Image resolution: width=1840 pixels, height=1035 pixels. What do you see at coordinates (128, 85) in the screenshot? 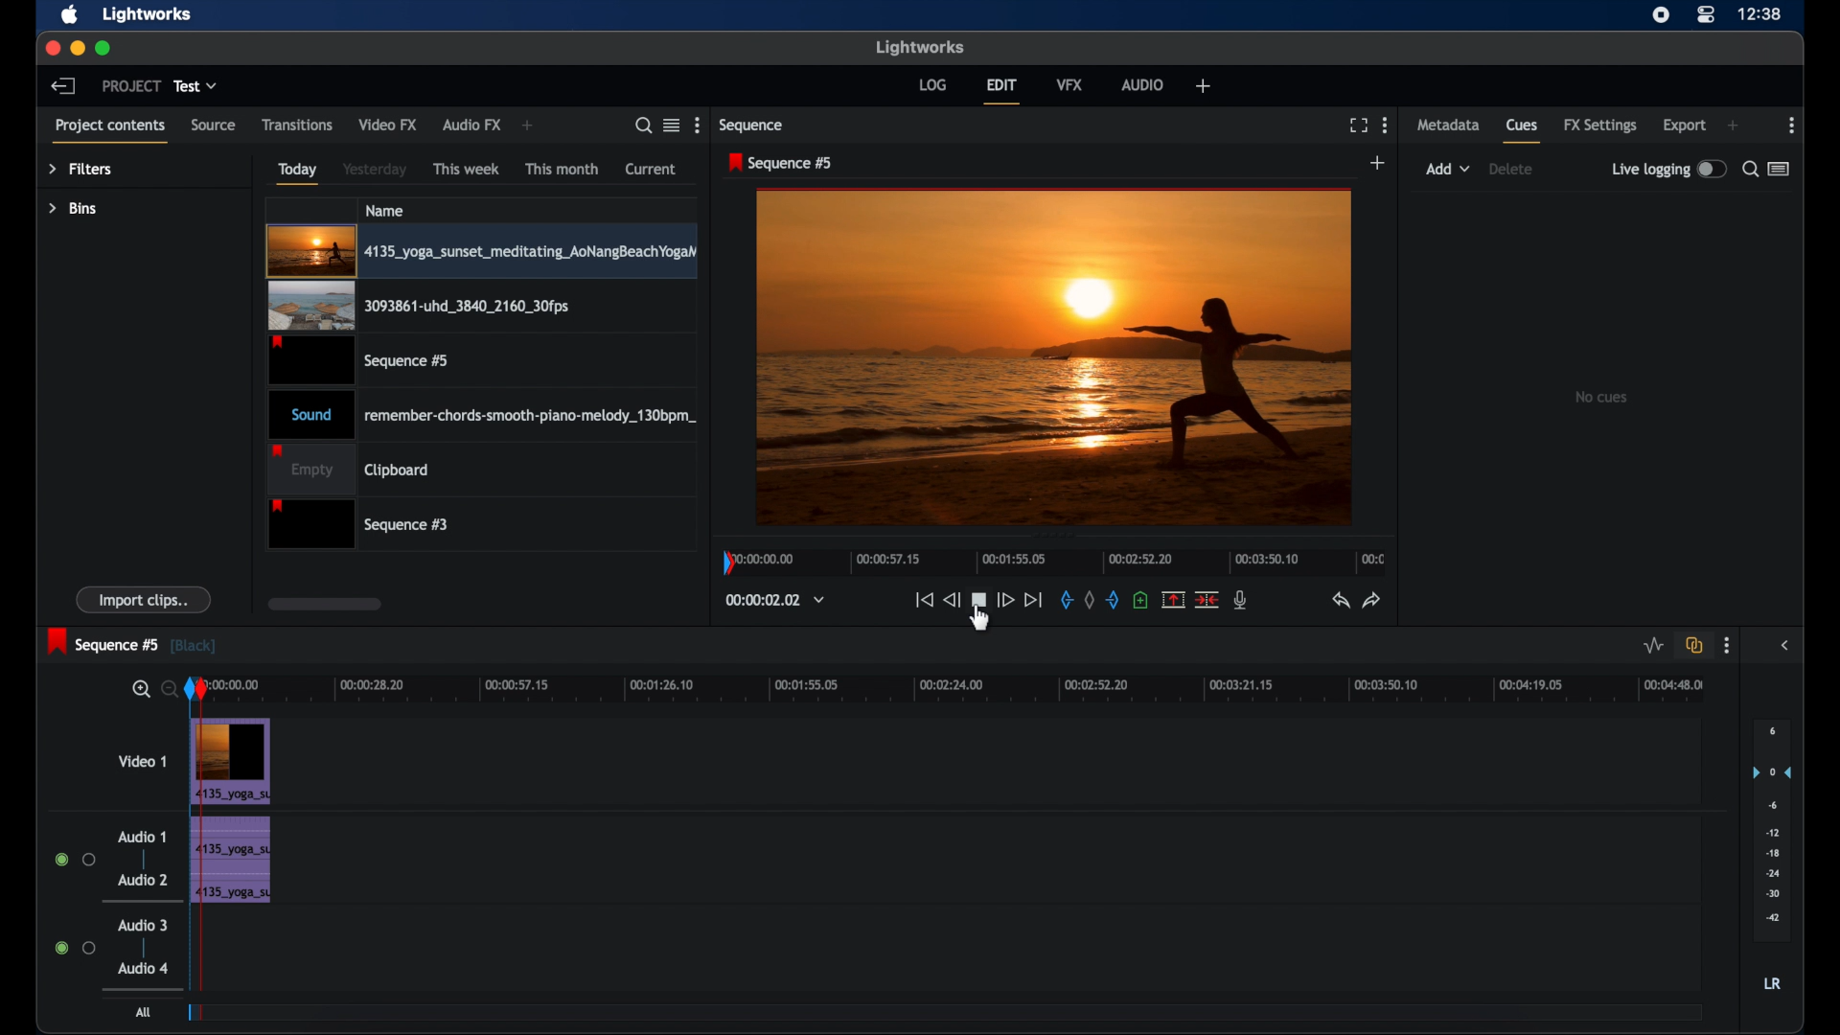
I see `project` at bounding box center [128, 85].